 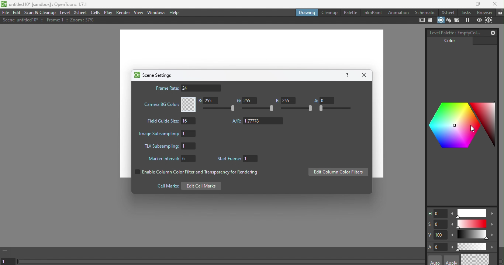 What do you see at coordinates (65, 13) in the screenshot?
I see `Level` at bounding box center [65, 13].